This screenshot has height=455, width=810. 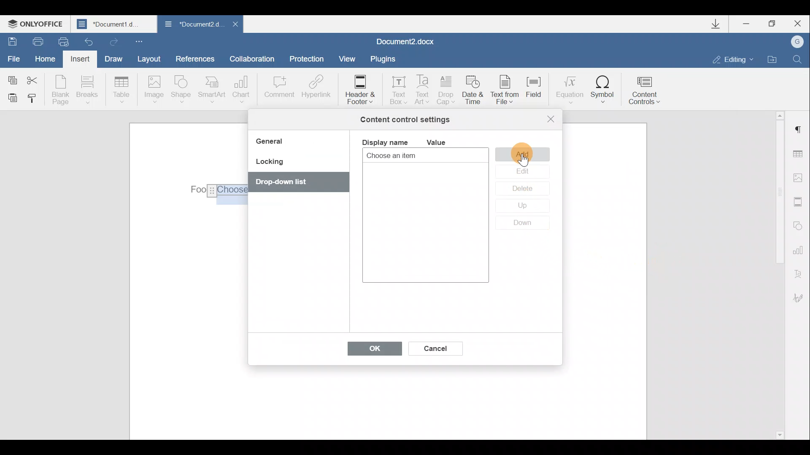 I want to click on File, so click(x=14, y=58).